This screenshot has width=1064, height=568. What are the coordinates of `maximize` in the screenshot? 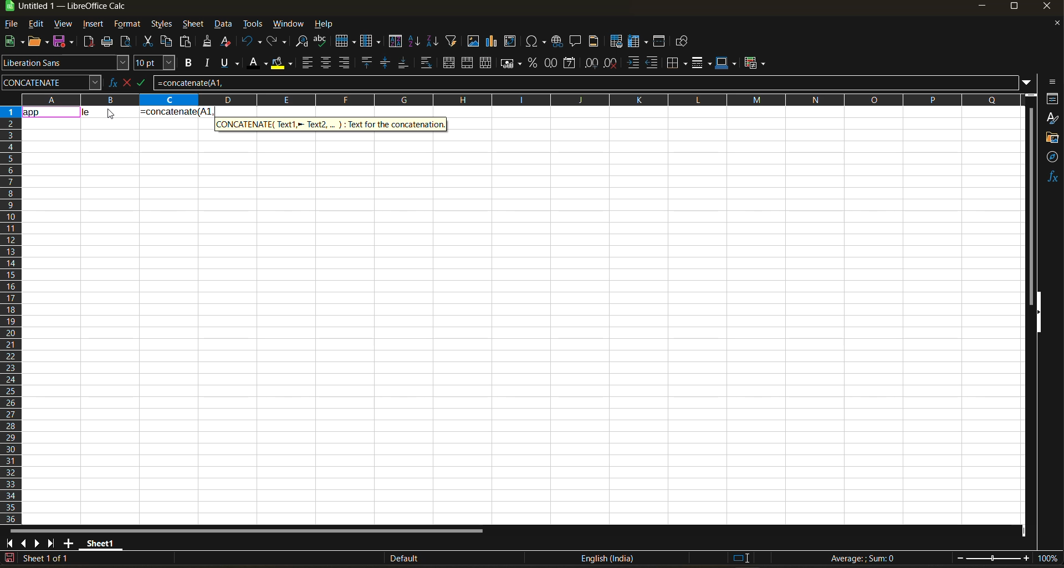 It's located at (1014, 8).